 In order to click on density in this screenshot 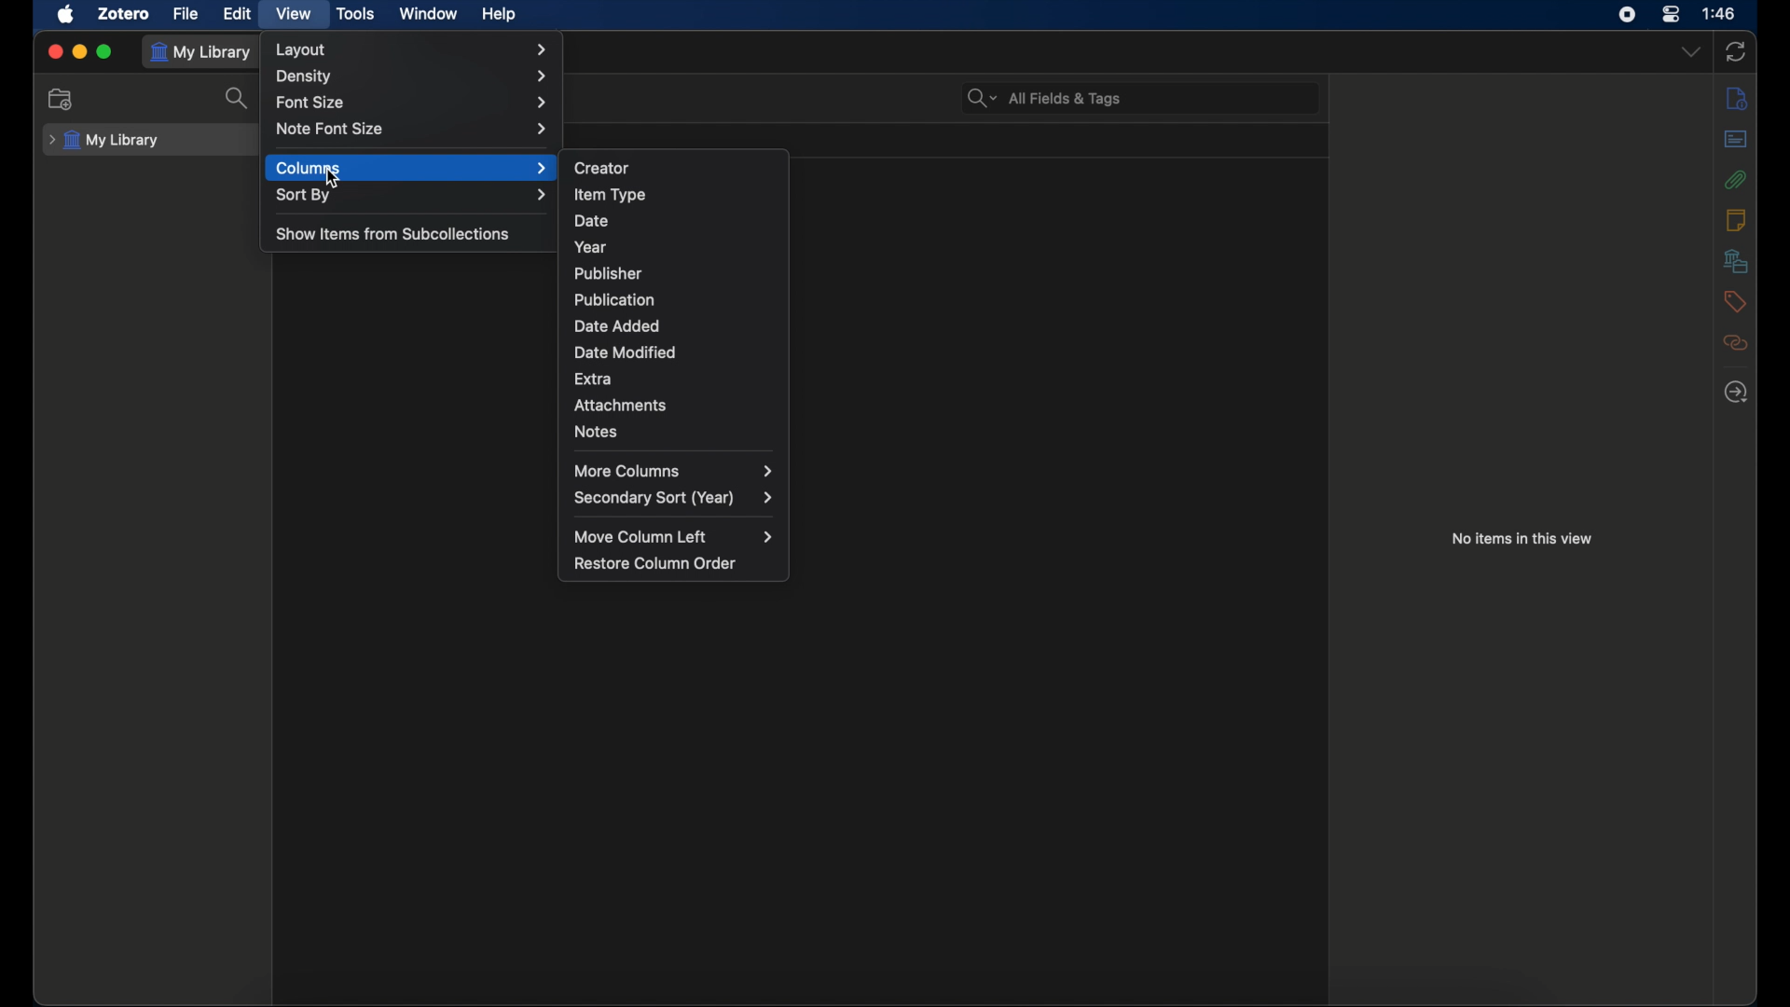, I will do `click(412, 76)`.